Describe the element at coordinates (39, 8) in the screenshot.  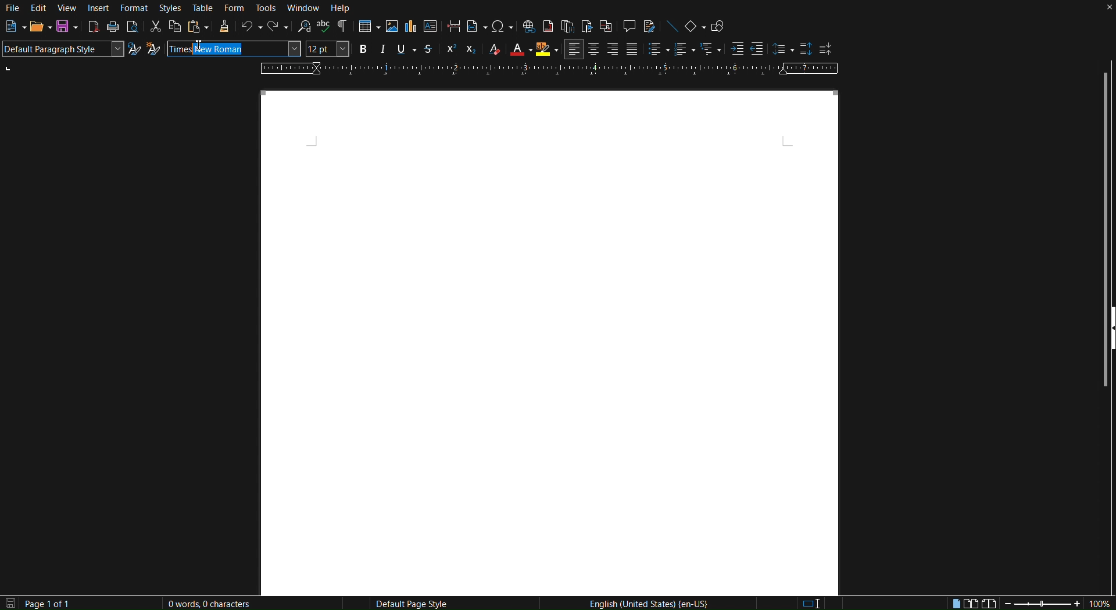
I see `Edit ` at that location.